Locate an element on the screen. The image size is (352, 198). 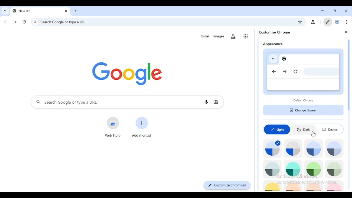
viridian is located at coordinates (334, 169).